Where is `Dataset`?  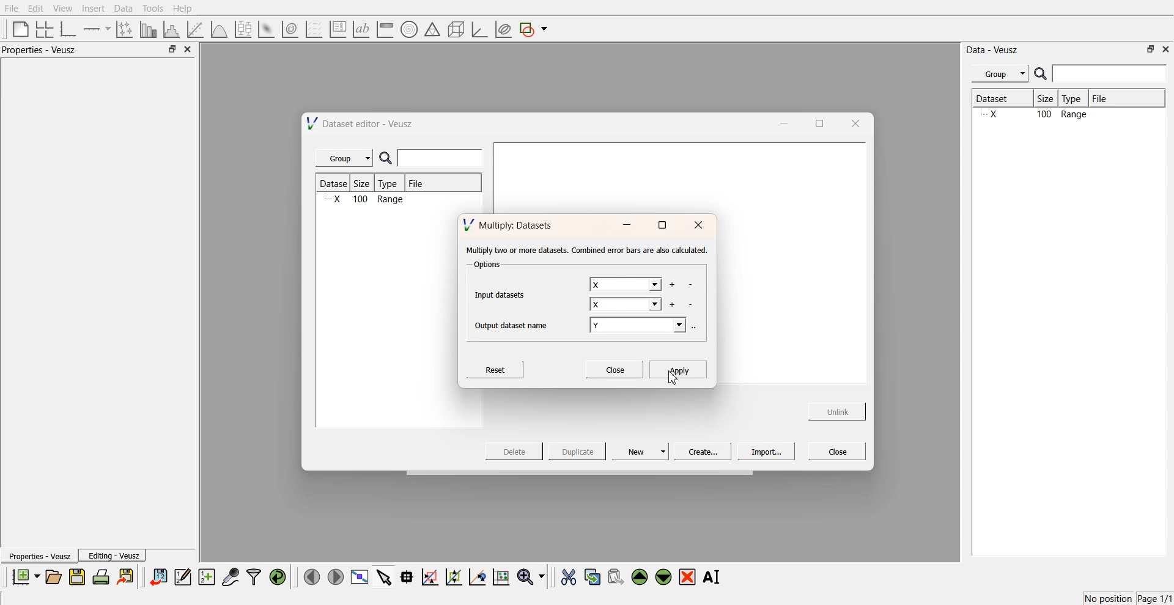
Dataset is located at coordinates (1002, 100).